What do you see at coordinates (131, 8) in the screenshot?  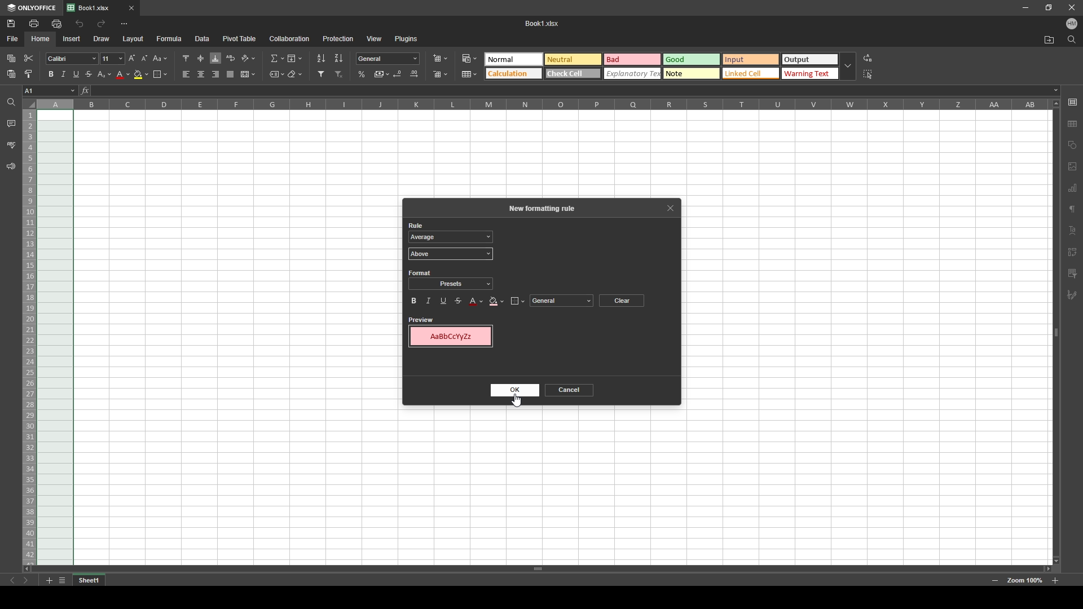 I see `close tab` at bounding box center [131, 8].